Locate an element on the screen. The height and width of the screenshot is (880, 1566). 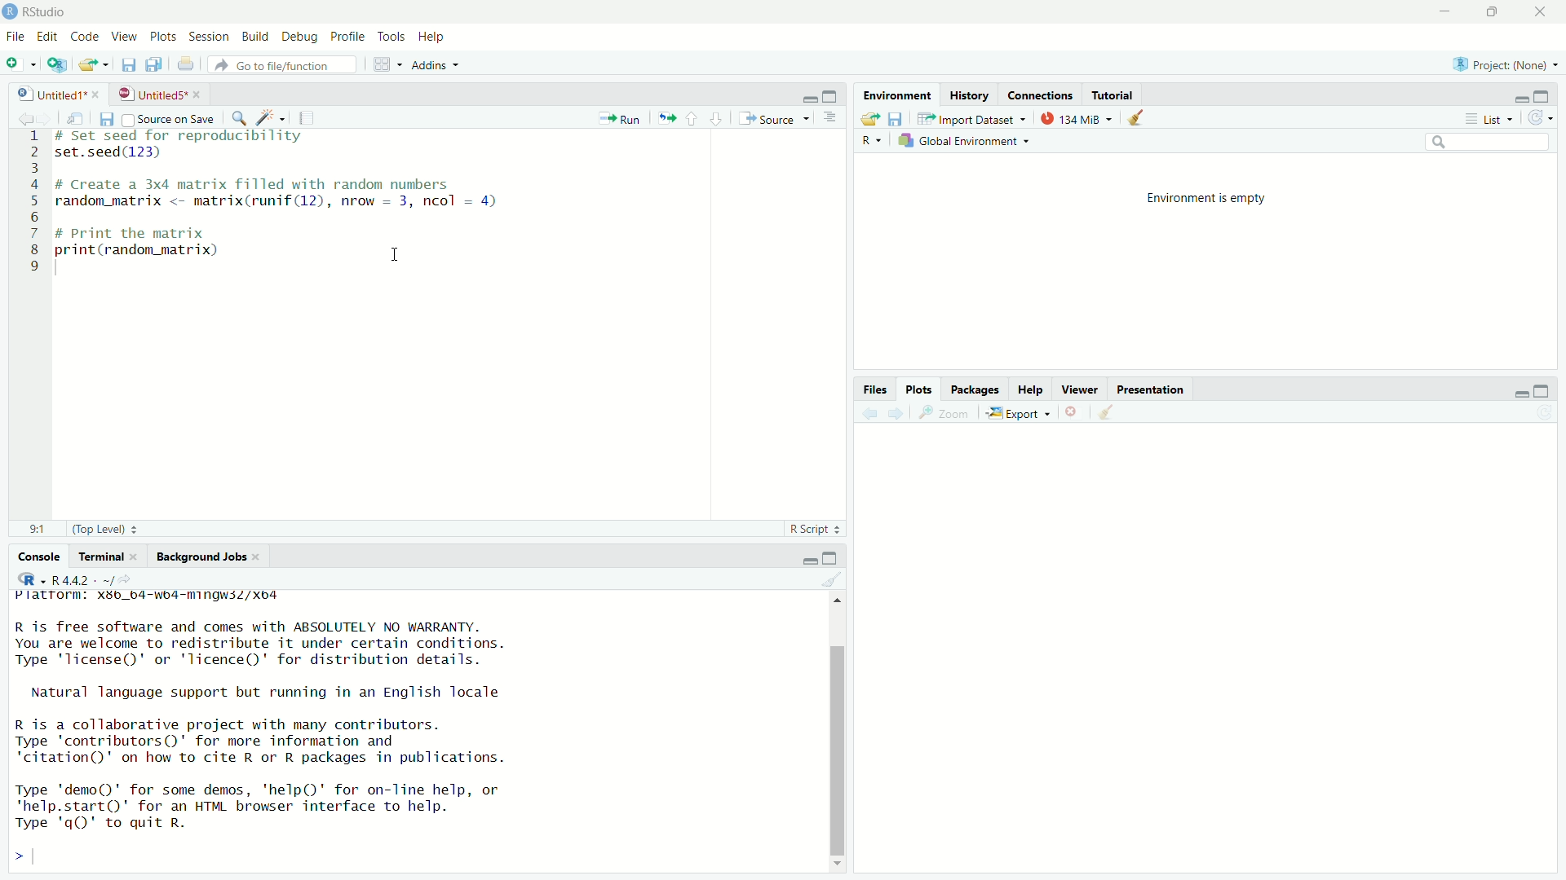
next is located at coordinates (902, 414).